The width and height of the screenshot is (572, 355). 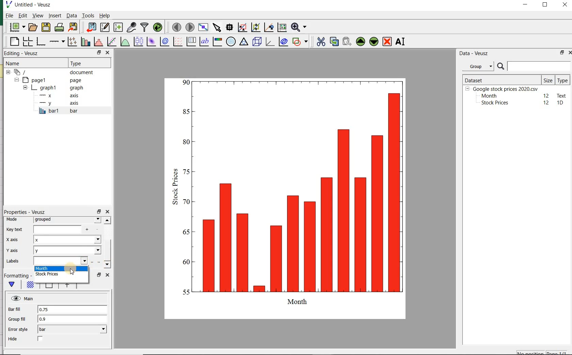 I want to click on image color bar, so click(x=217, y=41).